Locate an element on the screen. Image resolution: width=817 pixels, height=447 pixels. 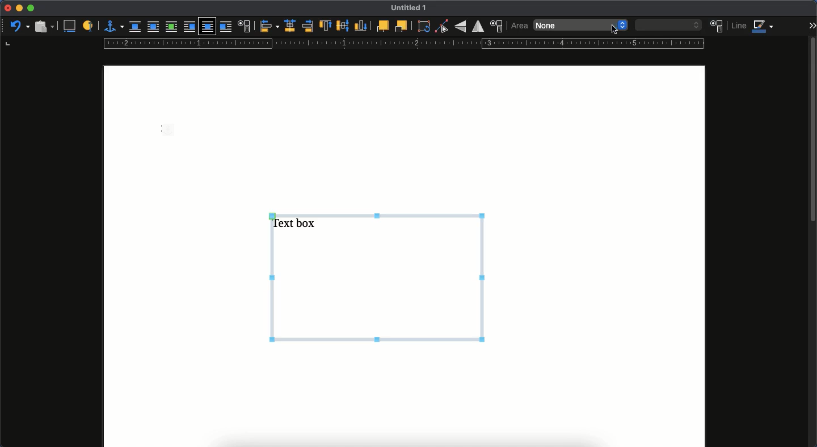
rotate horizontally  is located at coordinates (478, 26).